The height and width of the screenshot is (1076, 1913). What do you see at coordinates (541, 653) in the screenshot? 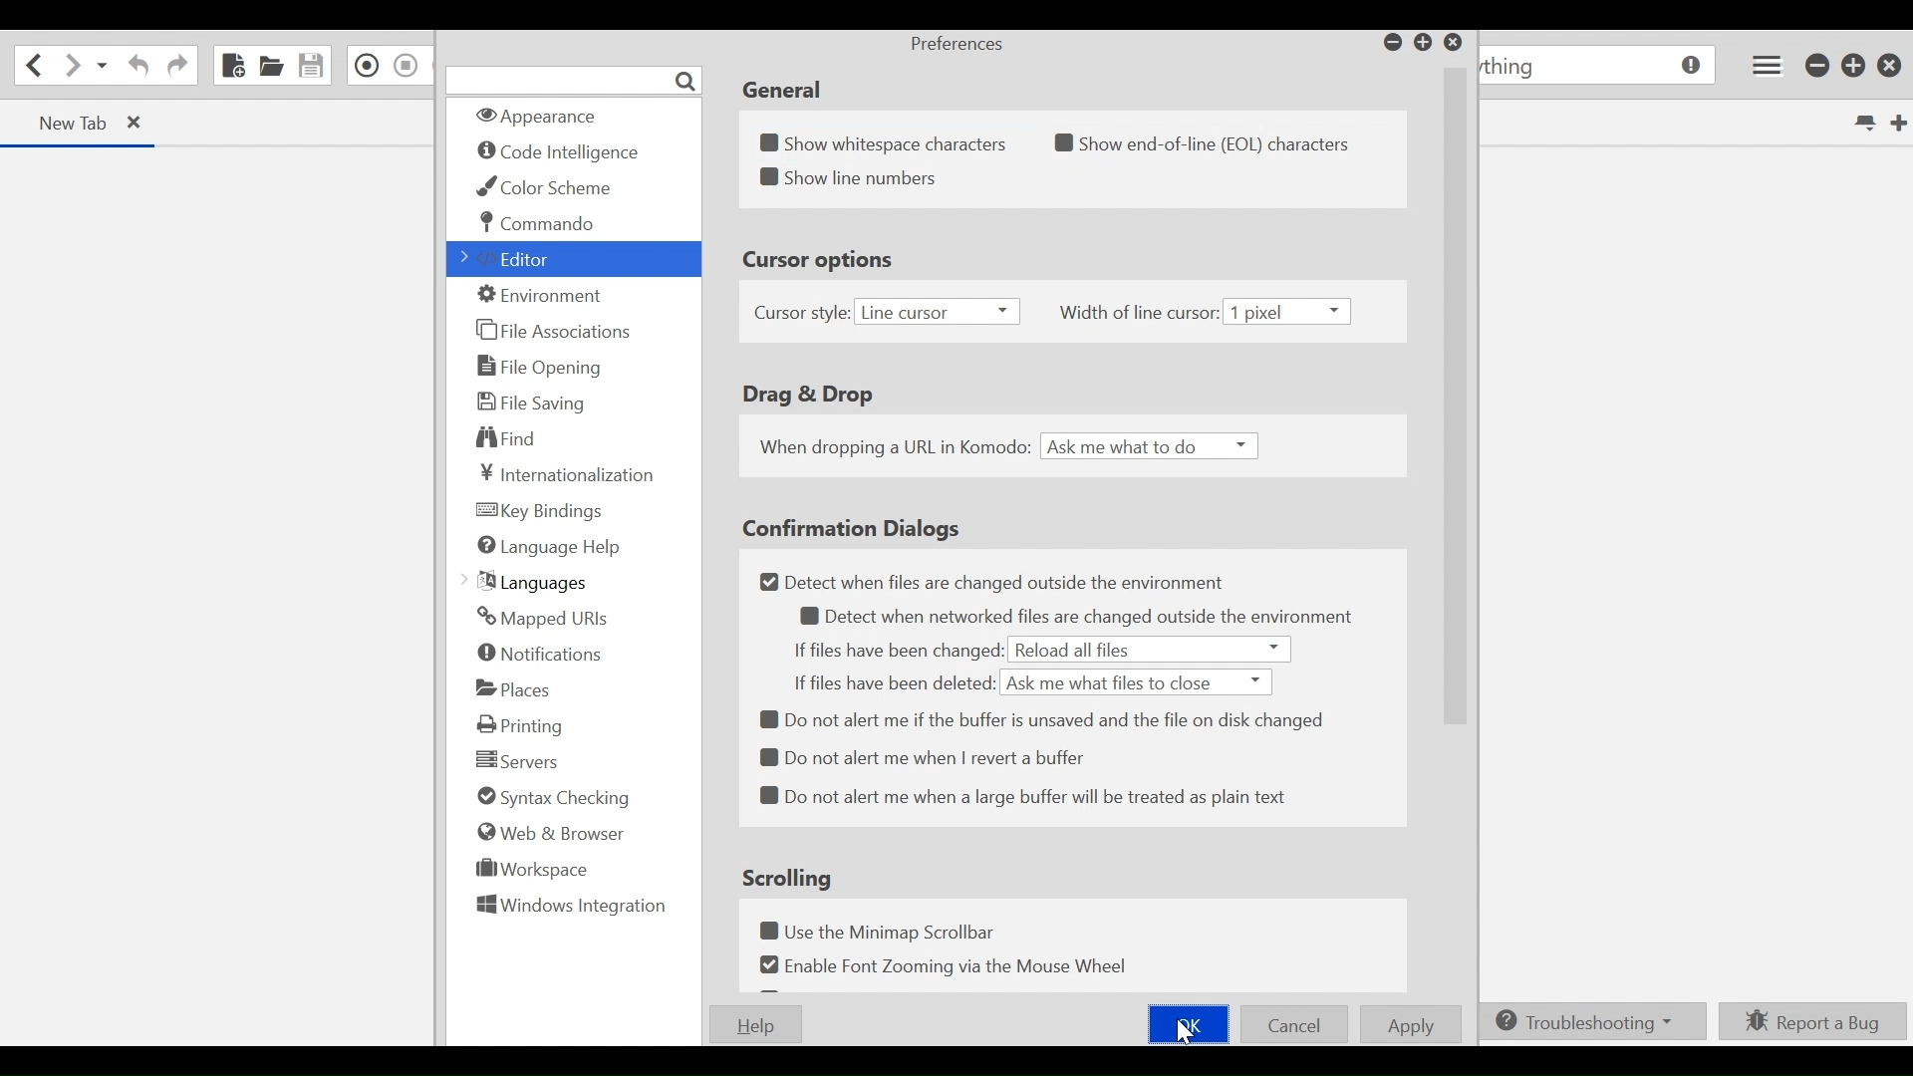
I see `Notifications` at bounding box center [541, 653].